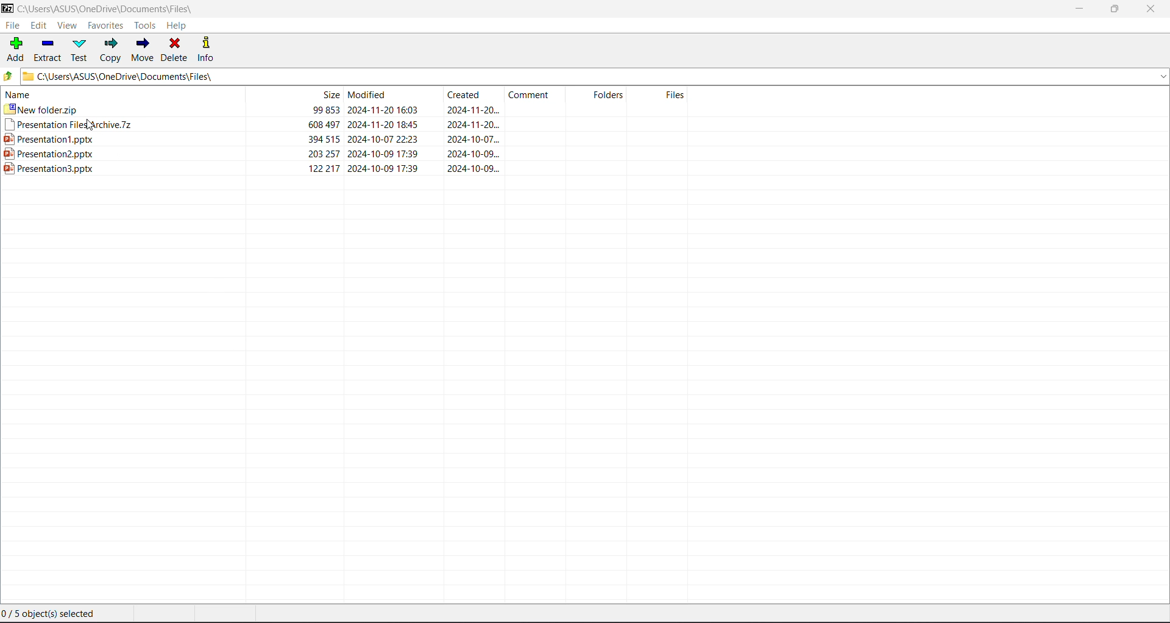 Image resolution: width=1170 pixels, height=623 pixels. I want to click on Folders, so click(596, 96).